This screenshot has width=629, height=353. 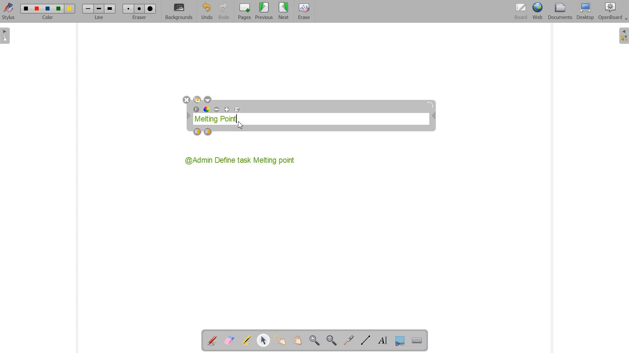 I want to click on Text Cursor, so click(x=236, y=119).